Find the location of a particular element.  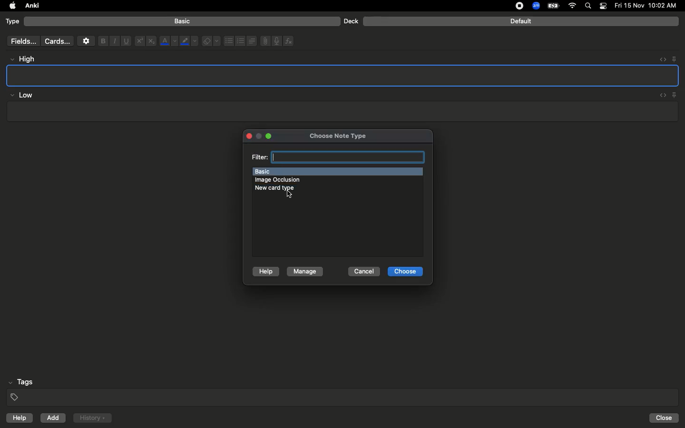

cursor is located at coordinates (287, 195).